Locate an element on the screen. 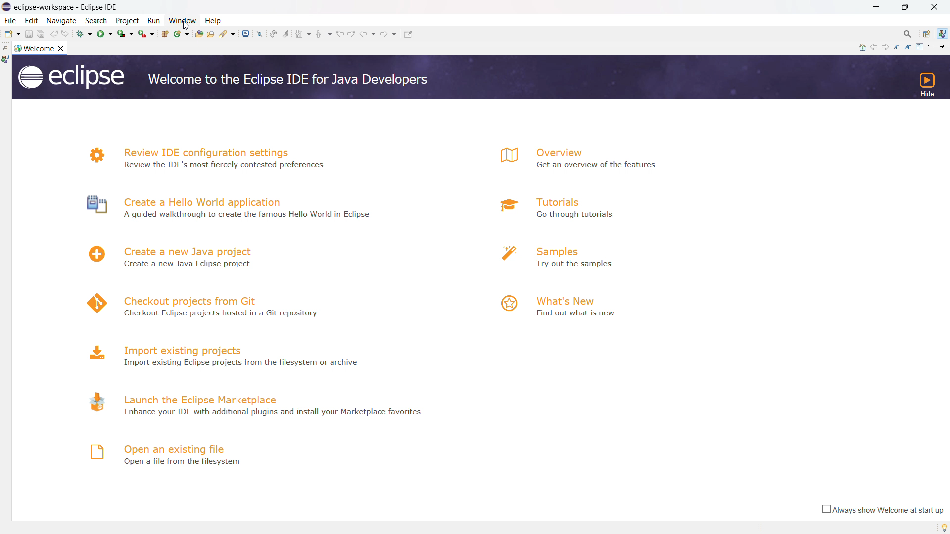  back is located at coordinates (368, 34).